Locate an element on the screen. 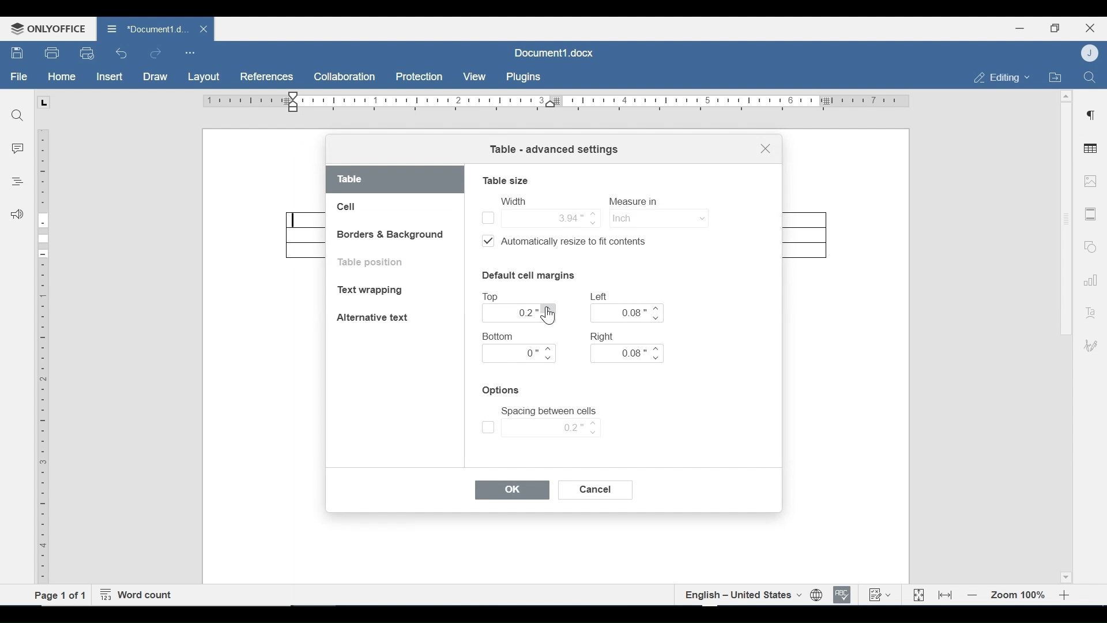 The image size is (1107, 623). Options is located at coordinates (502, 391).